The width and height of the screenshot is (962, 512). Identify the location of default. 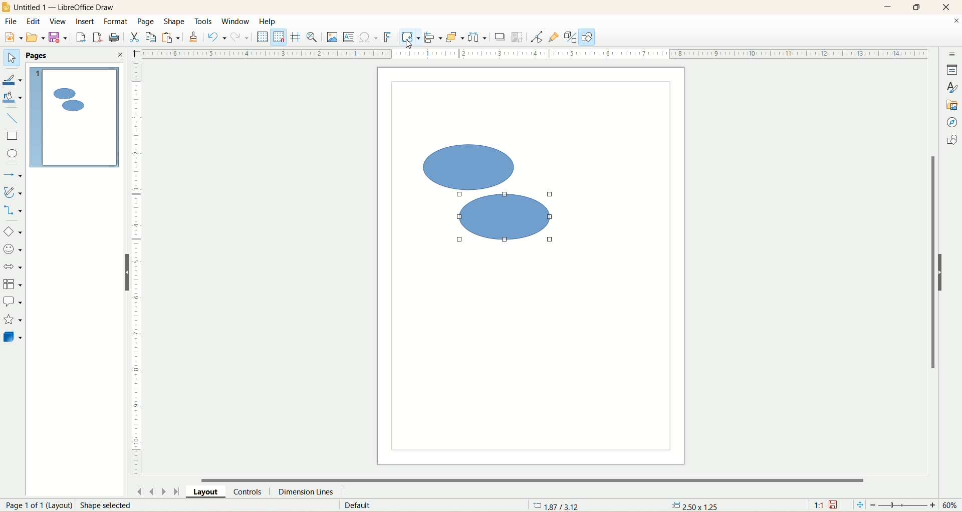
(351, 506).